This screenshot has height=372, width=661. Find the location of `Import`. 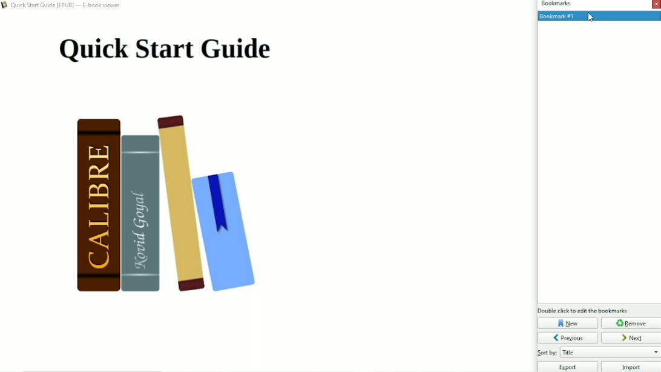

Import is located at coordinates (631, 367).